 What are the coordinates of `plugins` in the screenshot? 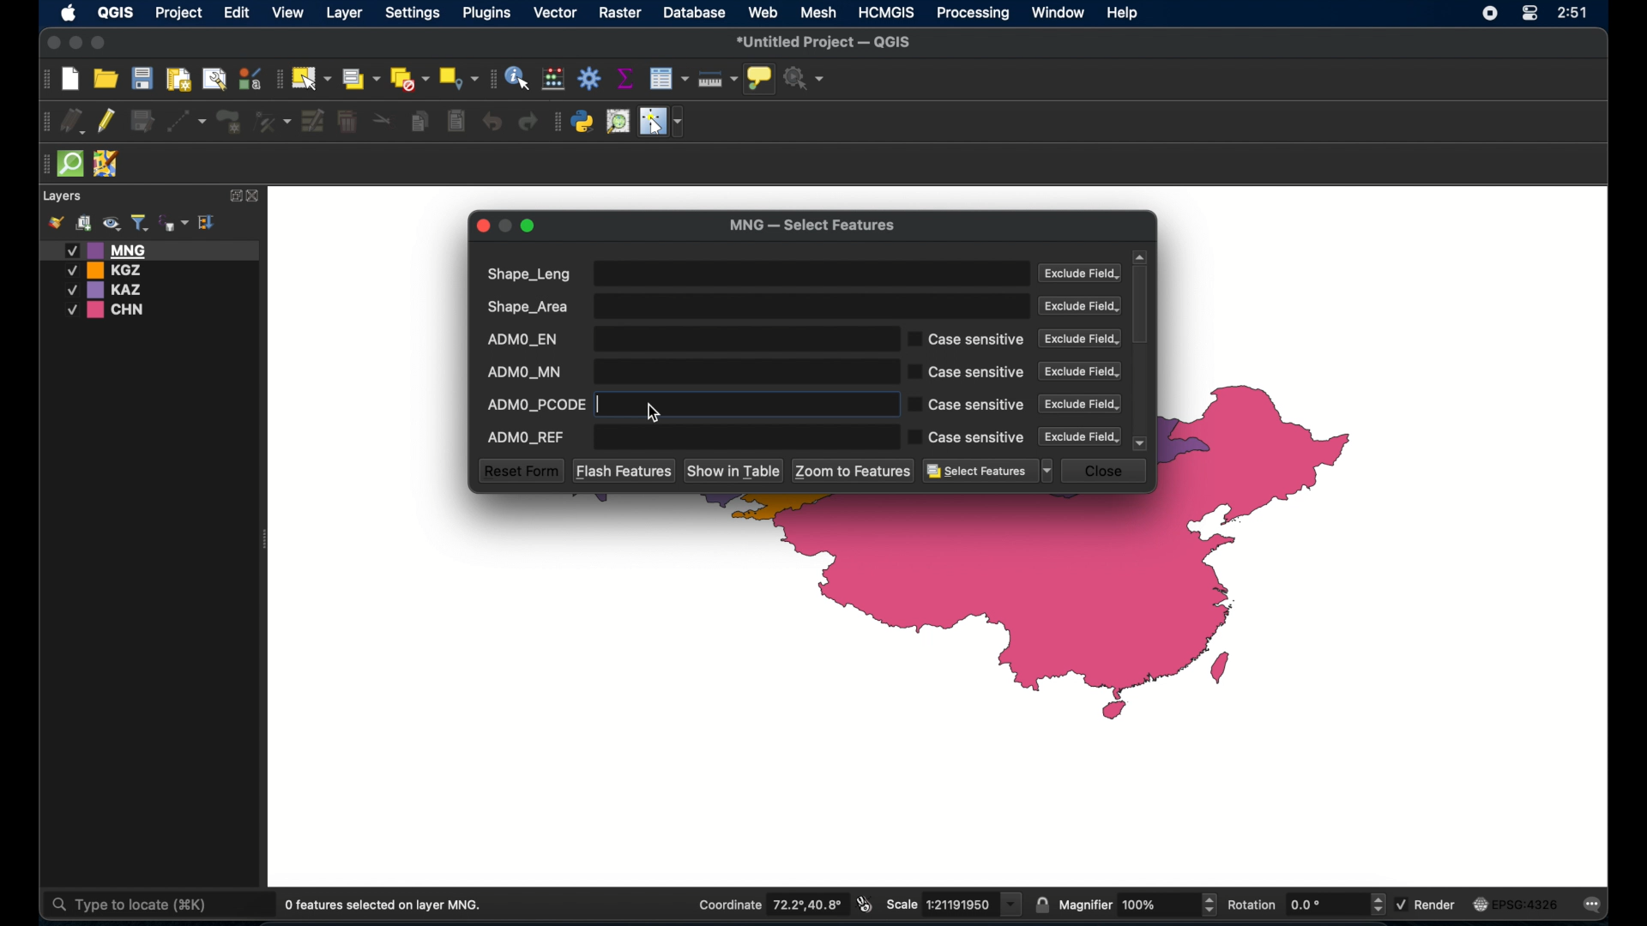 It's located at (488, 13).